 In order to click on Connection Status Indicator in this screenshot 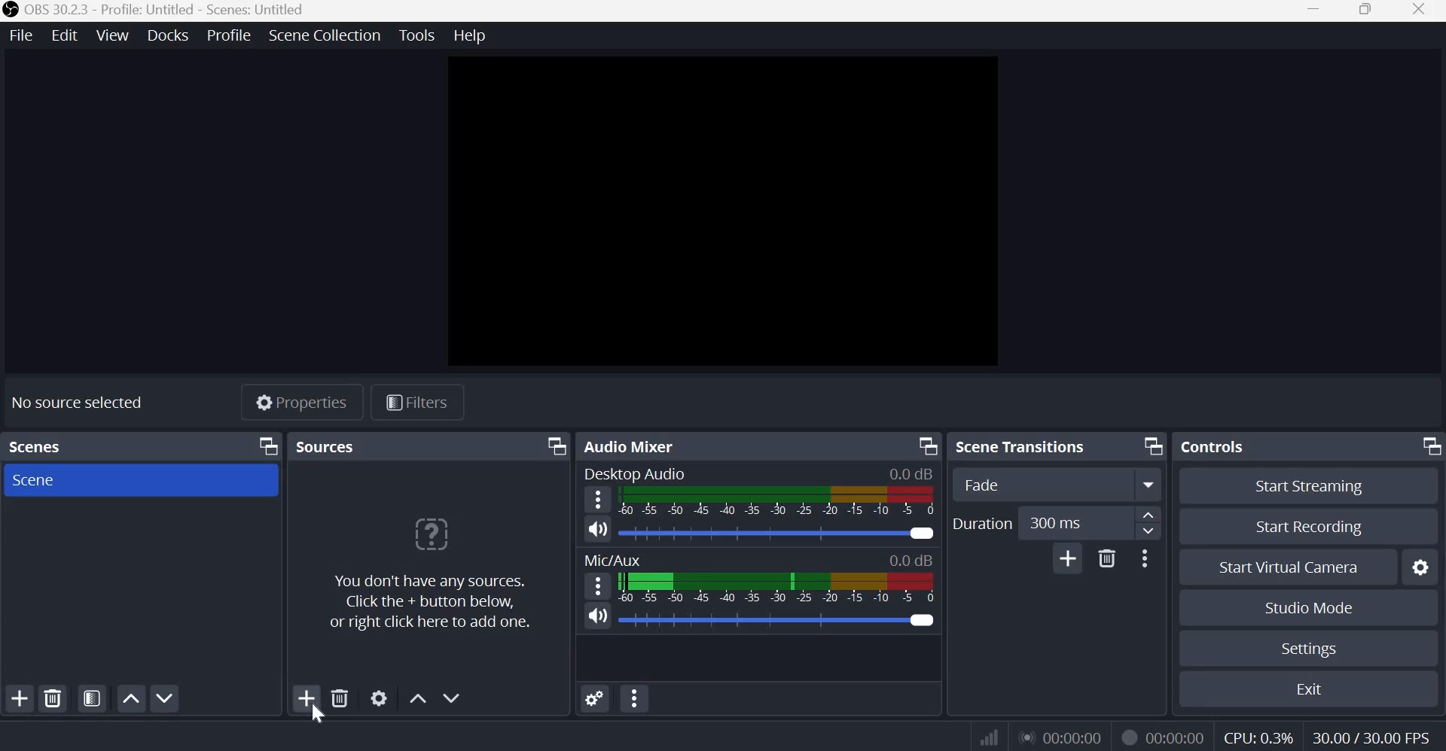, I will do `click(987, 737)`.